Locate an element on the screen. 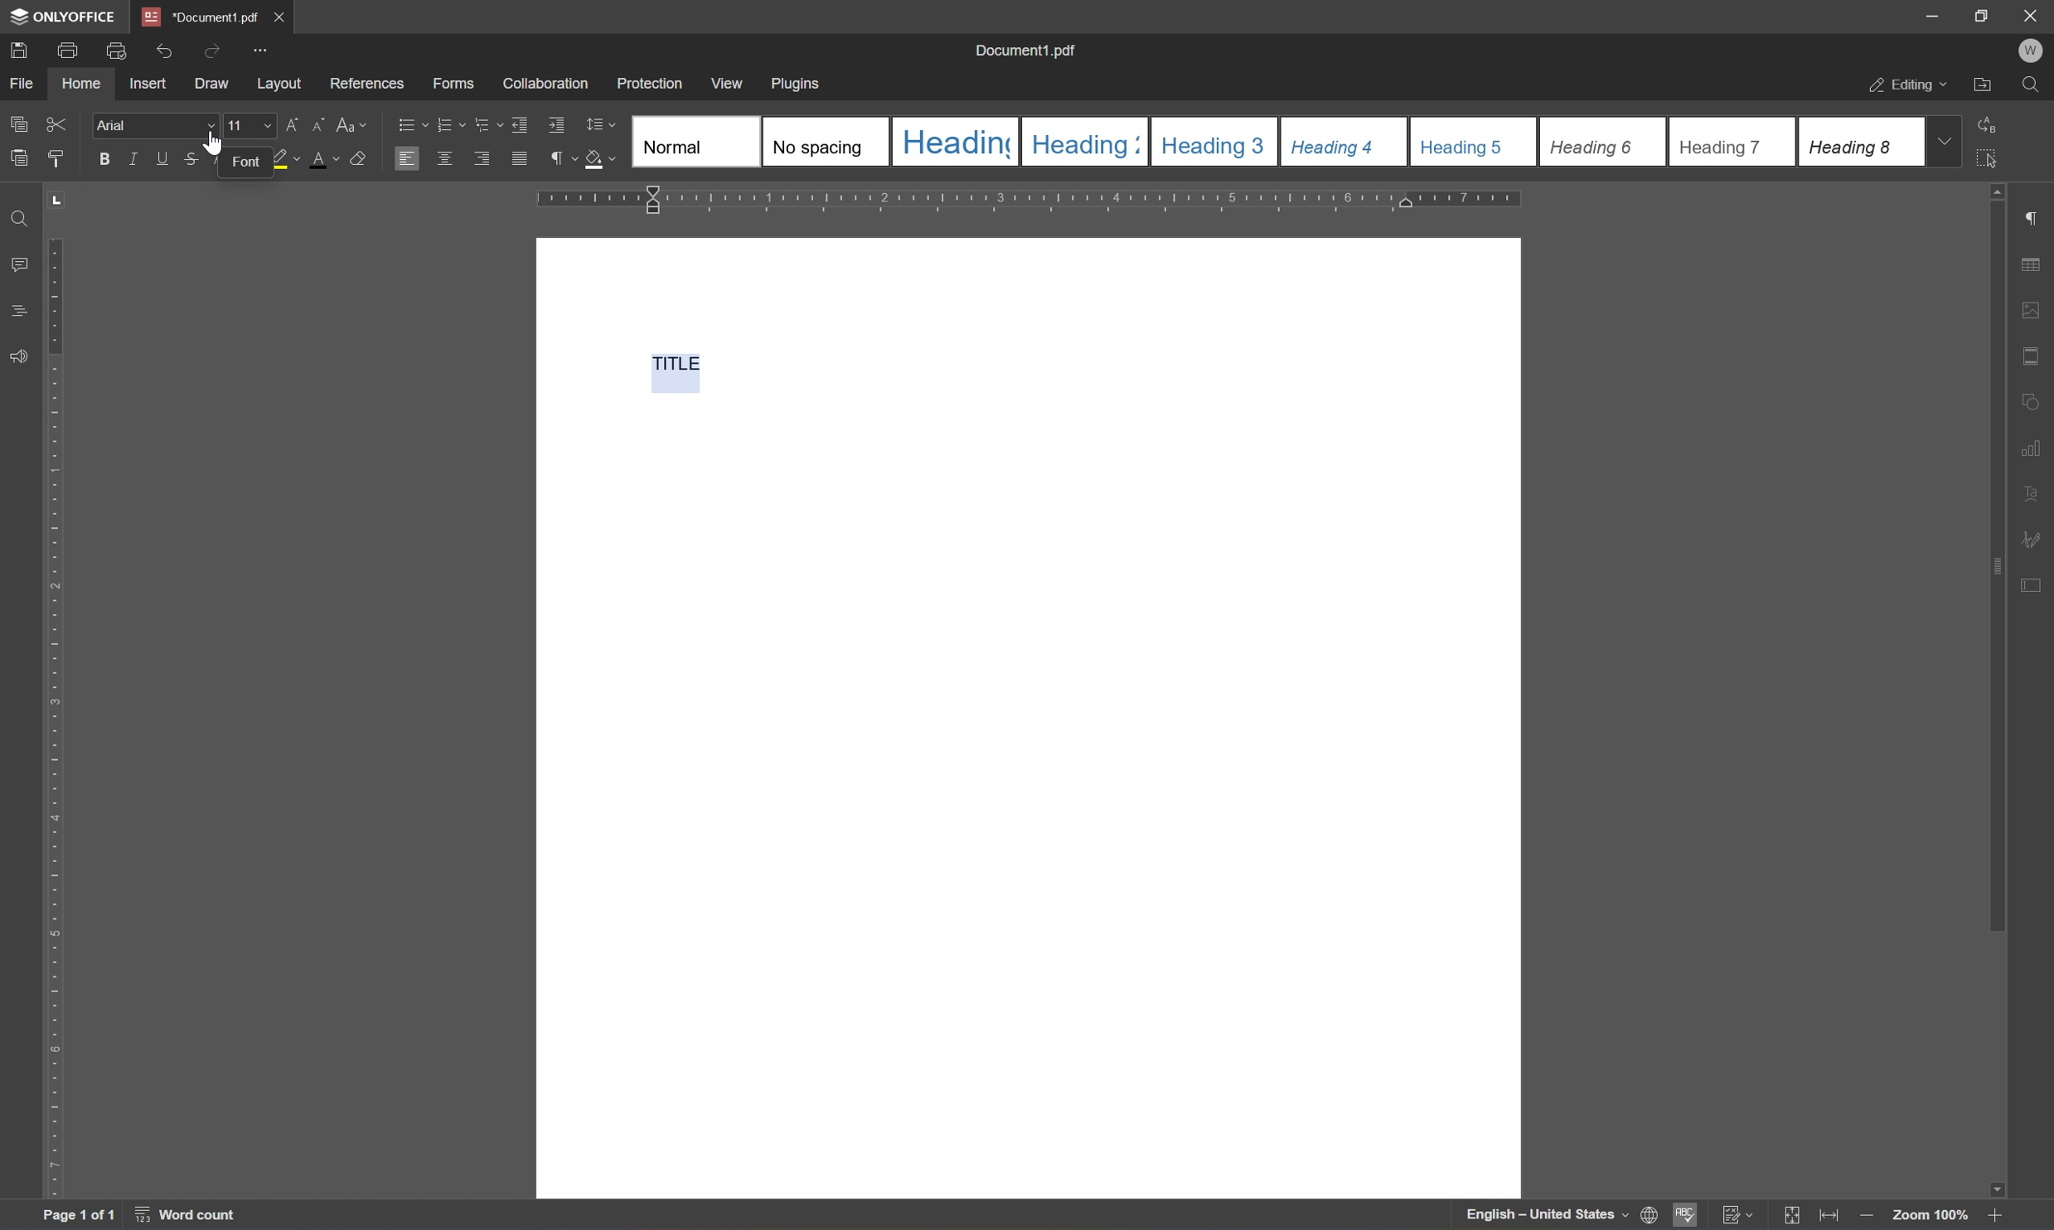 Image resolution: width=2054 pixels, height=1230 pixels. Increase indent is located at coordinates (557, 123).